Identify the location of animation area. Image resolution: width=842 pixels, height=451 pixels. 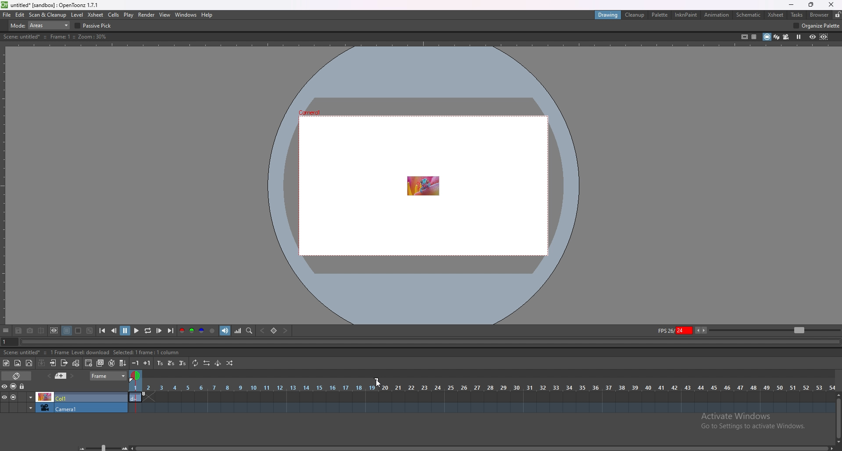
(422, 185).